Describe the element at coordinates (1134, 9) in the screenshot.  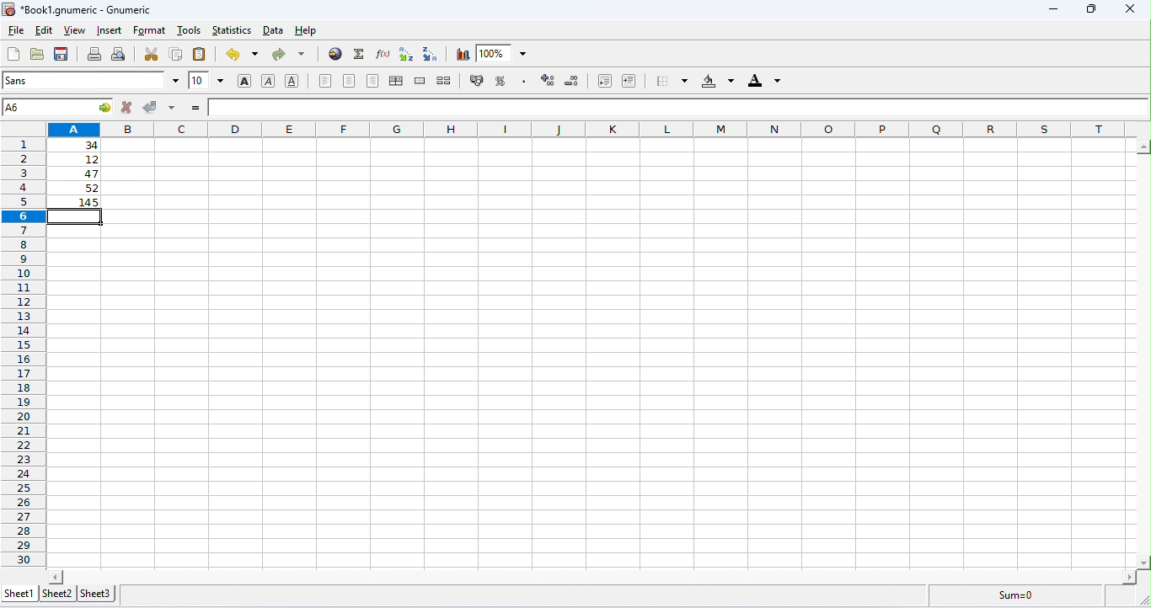
I see `close` at that location.